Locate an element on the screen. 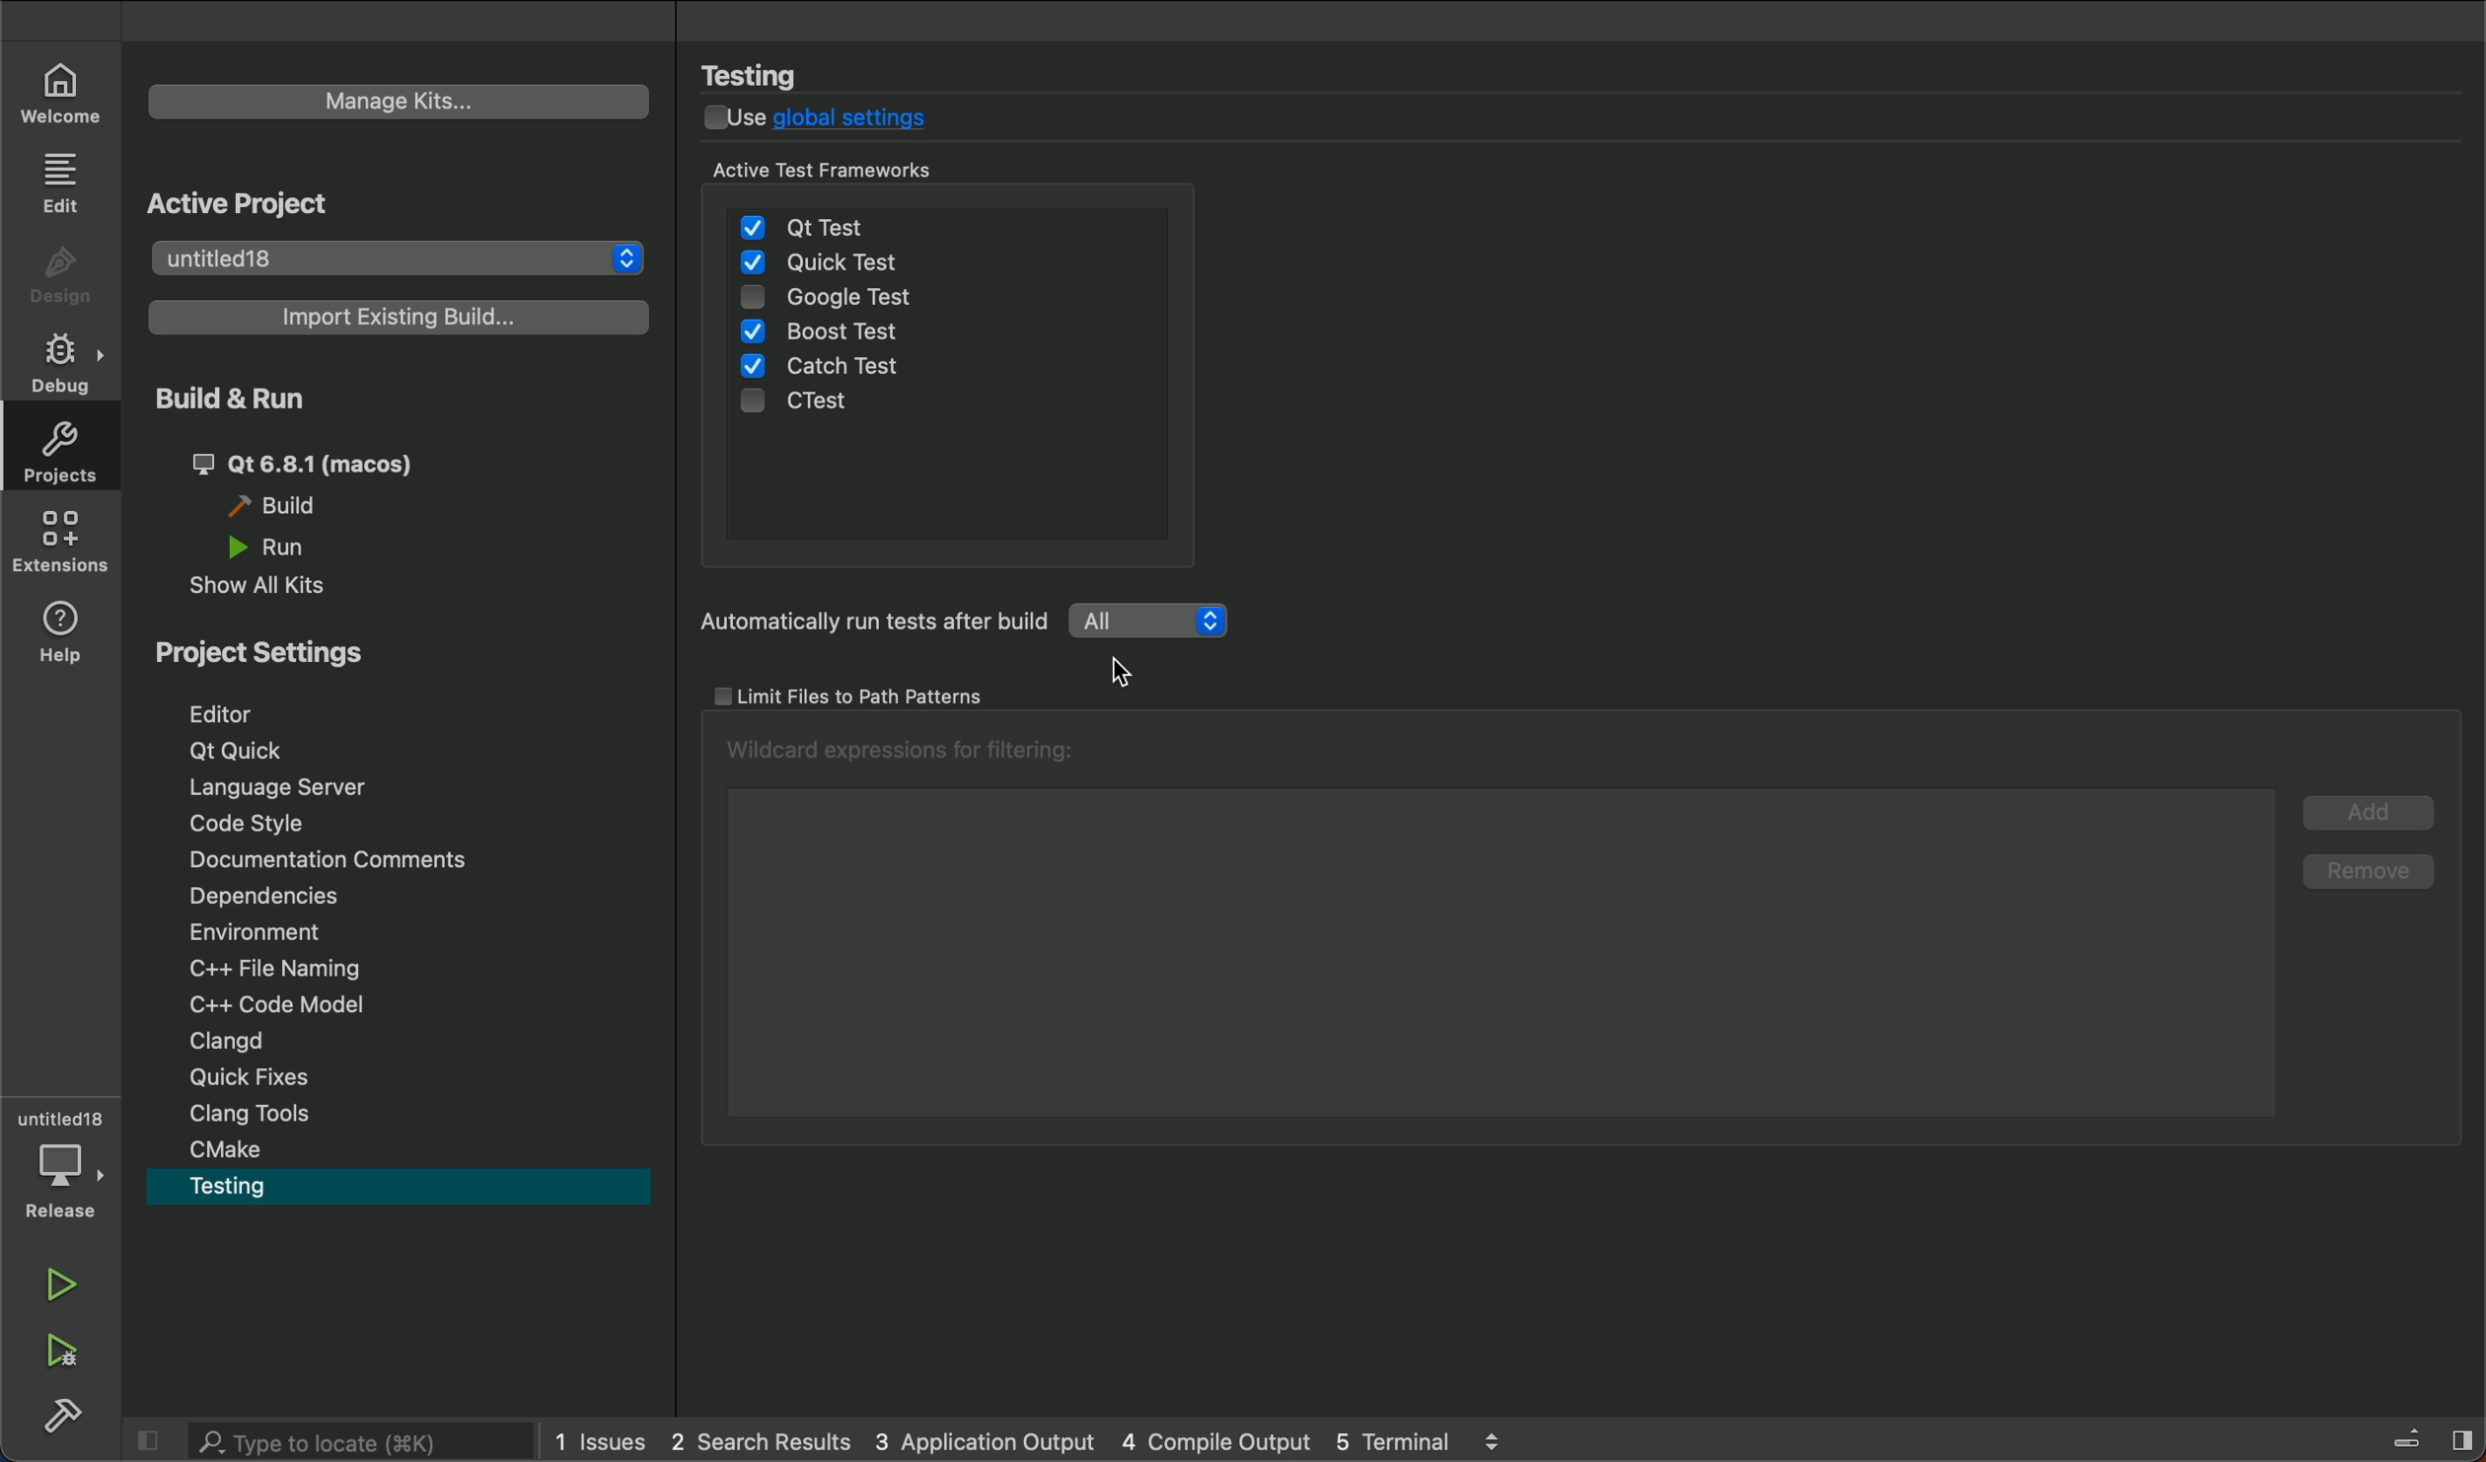  google test is located at coordinates (874, 302).